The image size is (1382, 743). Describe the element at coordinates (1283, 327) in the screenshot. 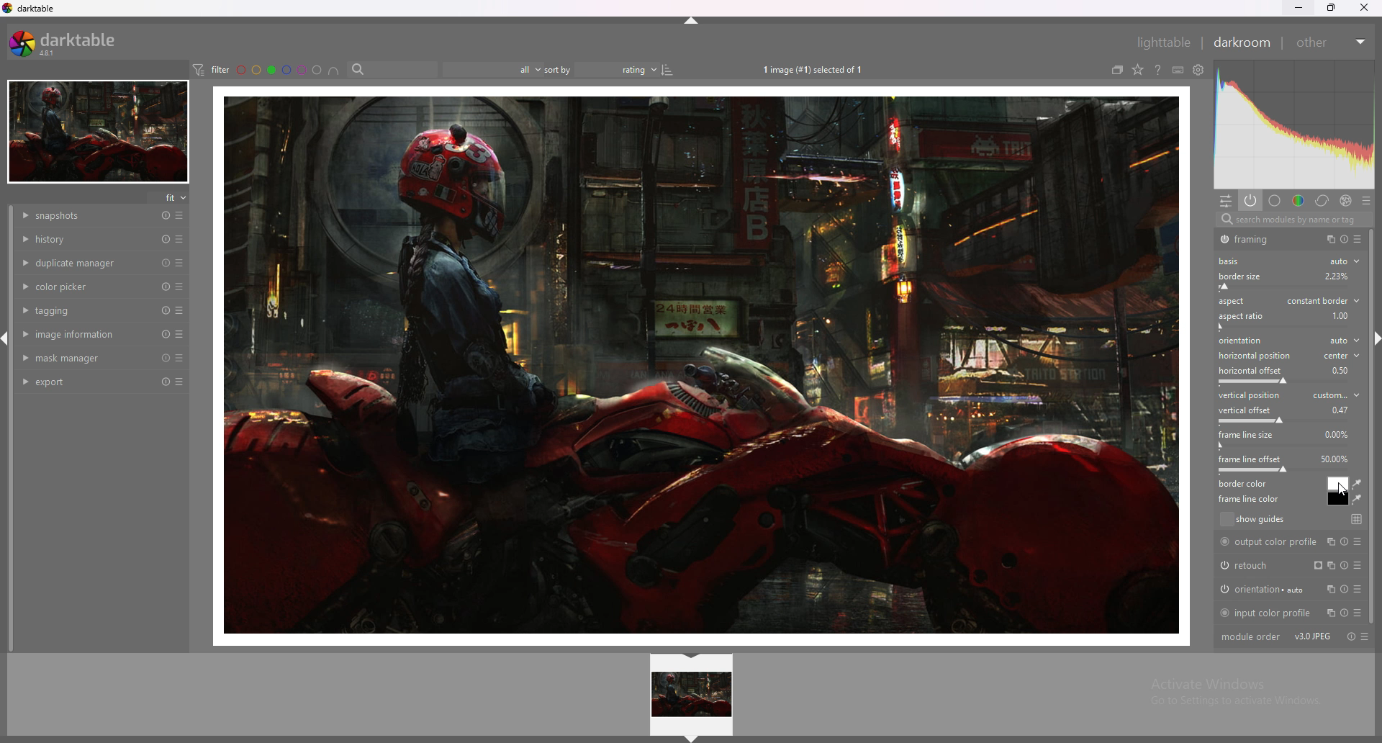

I see `aspect ratio bar` at that location.